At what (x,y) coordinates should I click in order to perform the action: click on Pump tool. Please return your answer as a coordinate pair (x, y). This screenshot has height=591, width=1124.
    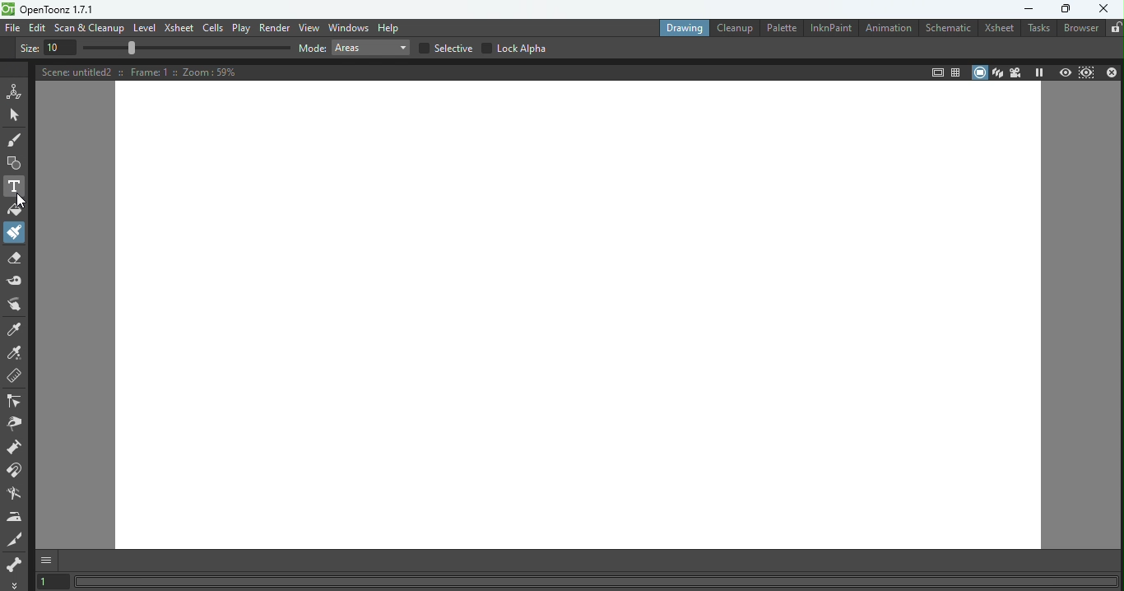
    Looking at the image, I should click on (19, 447).